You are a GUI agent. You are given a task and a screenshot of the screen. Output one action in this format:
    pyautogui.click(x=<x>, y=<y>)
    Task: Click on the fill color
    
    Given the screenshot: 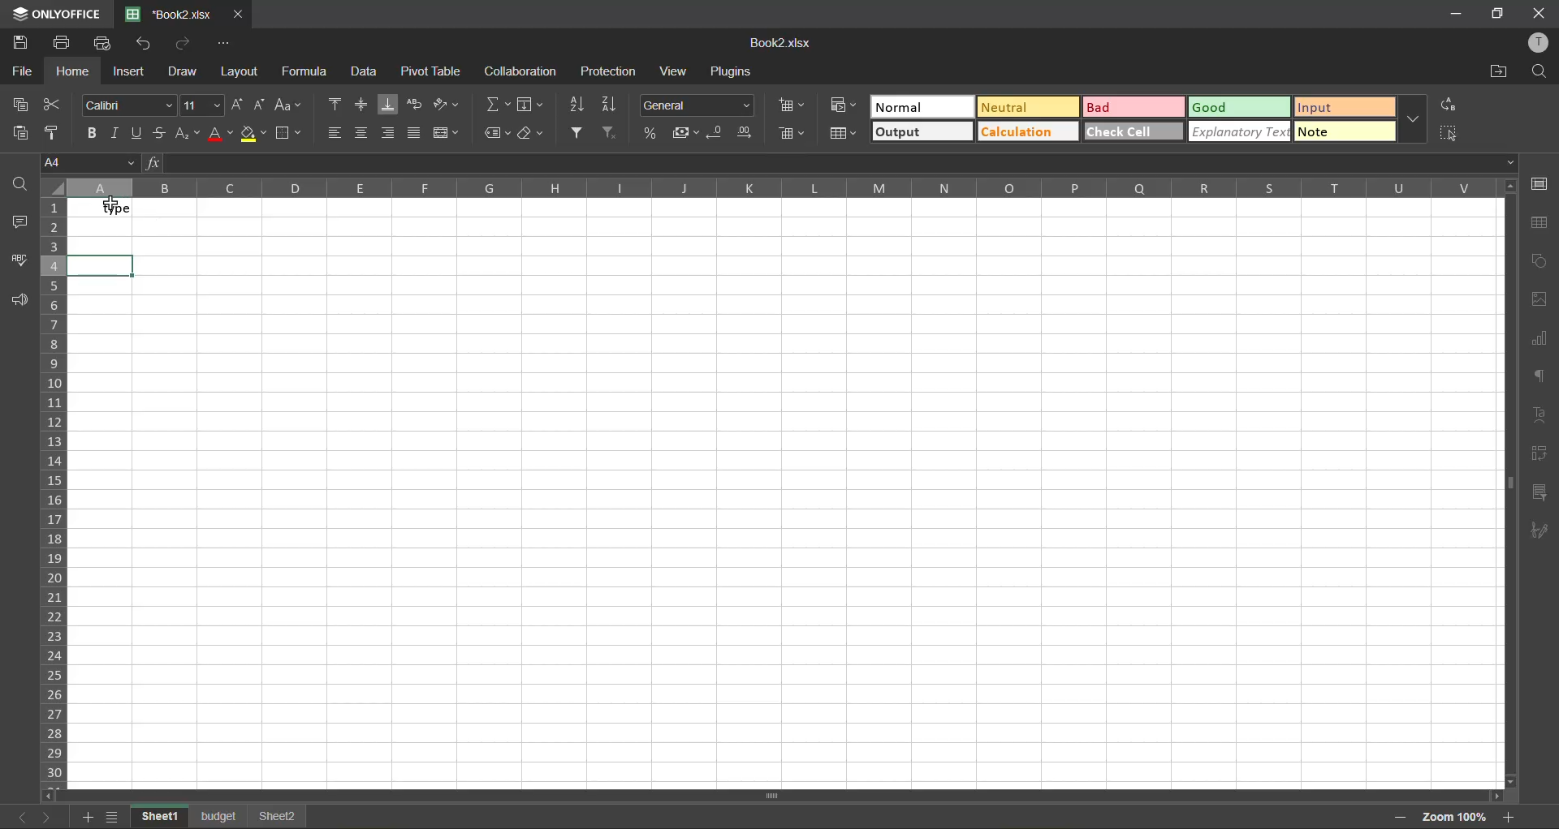 What is the action you would take?
    pyautogui.click(x=255, y=134)
    